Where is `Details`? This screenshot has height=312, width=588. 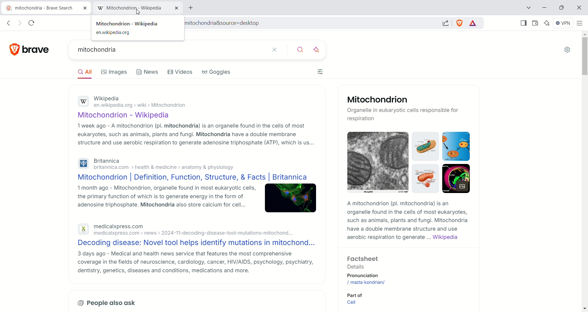 Details is located at coordinates (356, 267).